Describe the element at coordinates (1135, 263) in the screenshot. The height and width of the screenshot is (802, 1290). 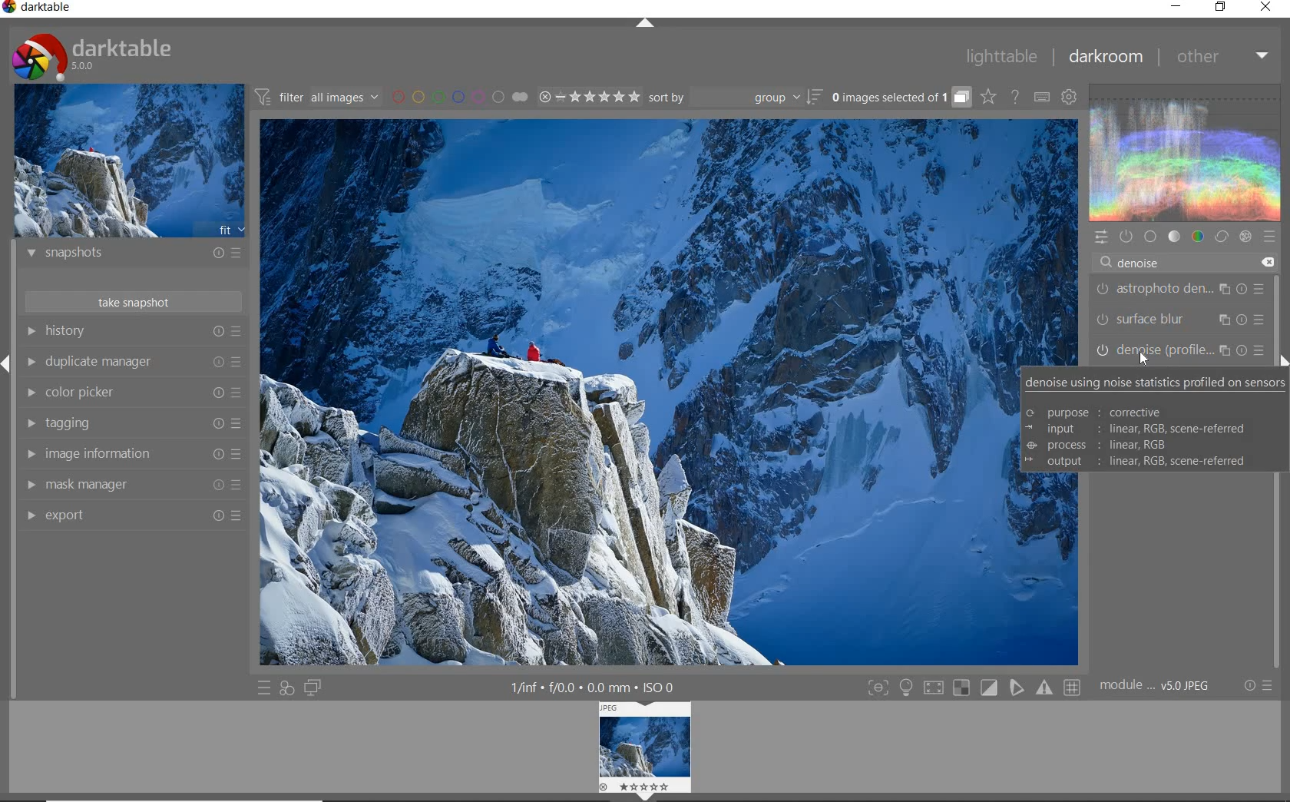
I see `DENOISE` at that location.